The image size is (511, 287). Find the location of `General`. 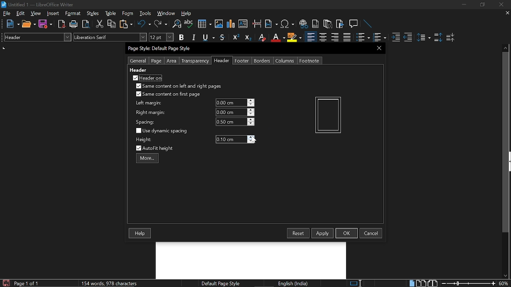

General is located at coordinates (139, 61).